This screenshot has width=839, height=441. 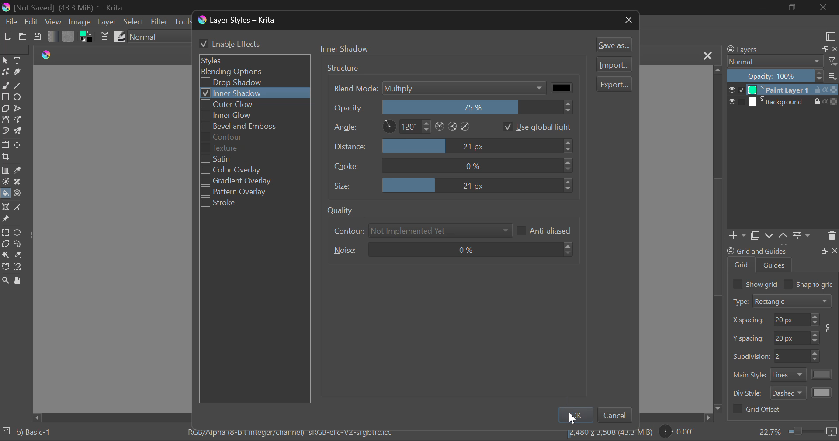 I want to click on Blending Modes, so click(x=782, y=62).